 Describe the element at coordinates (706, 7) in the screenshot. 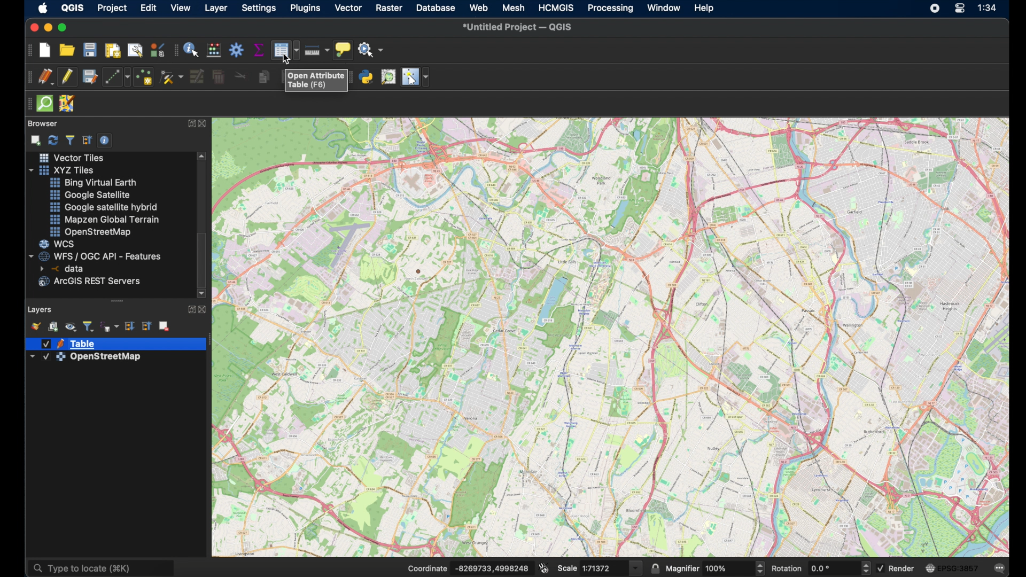

I see `help` at that location.